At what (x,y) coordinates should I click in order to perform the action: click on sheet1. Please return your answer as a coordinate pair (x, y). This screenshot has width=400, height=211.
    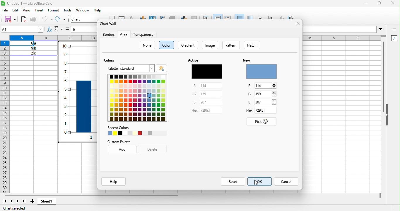
    Looking at the image, I should click on (53, 203).